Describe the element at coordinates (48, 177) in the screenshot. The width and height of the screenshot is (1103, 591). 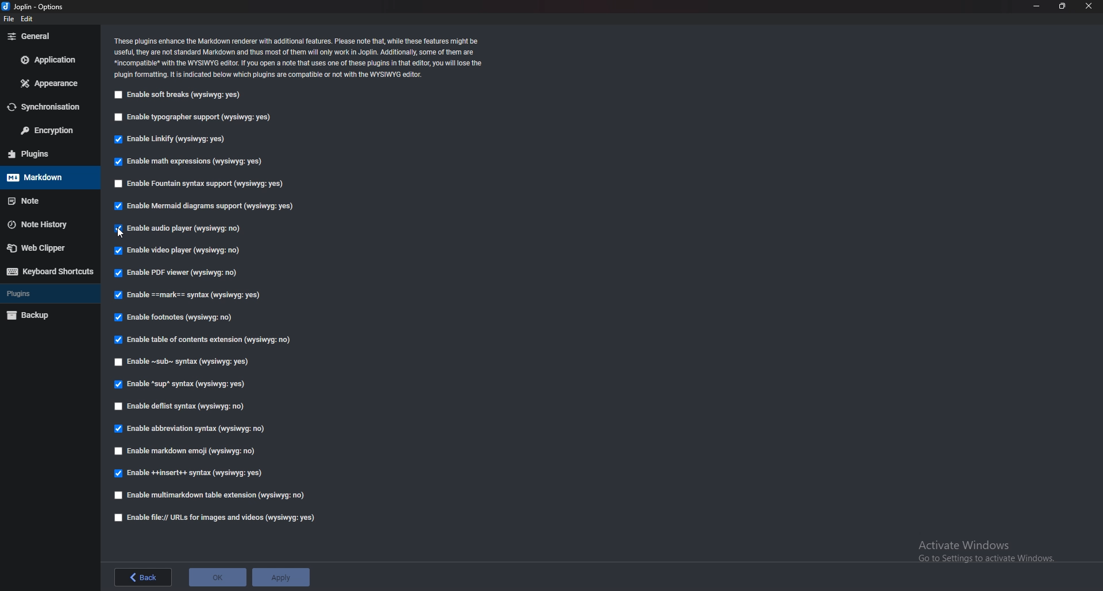
I see `markdown` at that location.